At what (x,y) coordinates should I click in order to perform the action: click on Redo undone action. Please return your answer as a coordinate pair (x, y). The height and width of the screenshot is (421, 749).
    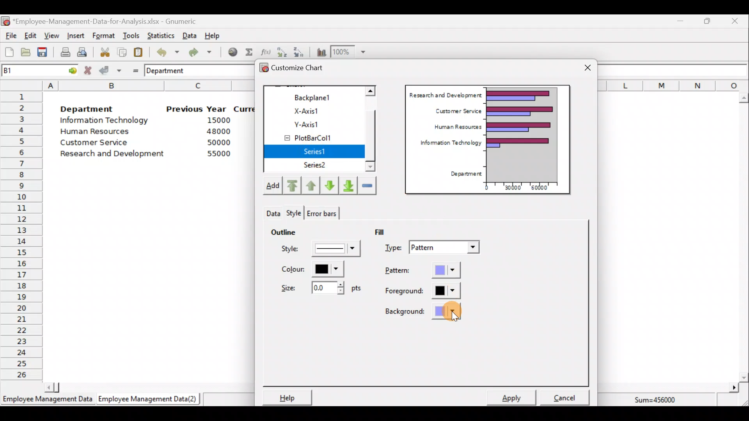
    Looking at the image, I should click on (199, 52).